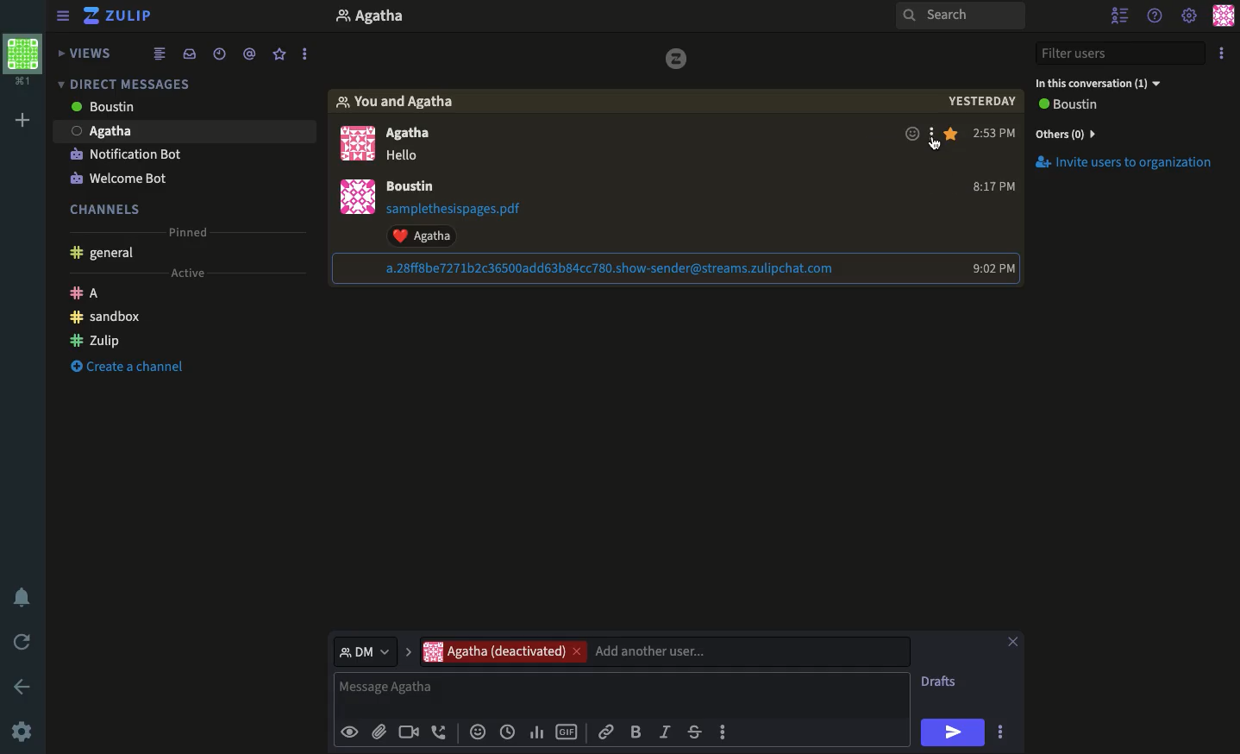  I want to click on Options, so click(1221, 53).